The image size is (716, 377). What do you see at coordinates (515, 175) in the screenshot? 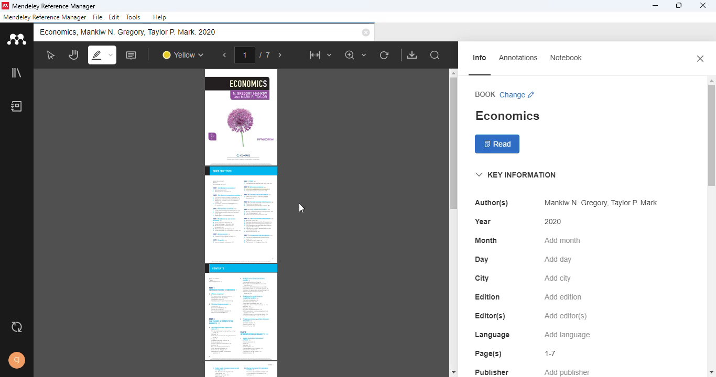
I see `key information` at bounding box center [515, 175].